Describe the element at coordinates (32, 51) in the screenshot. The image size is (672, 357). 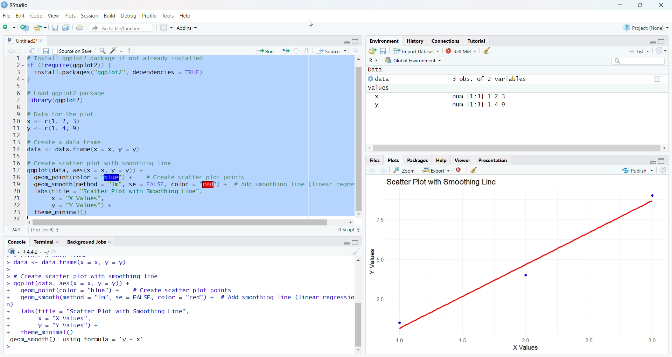
I see `show in new window` at that location.